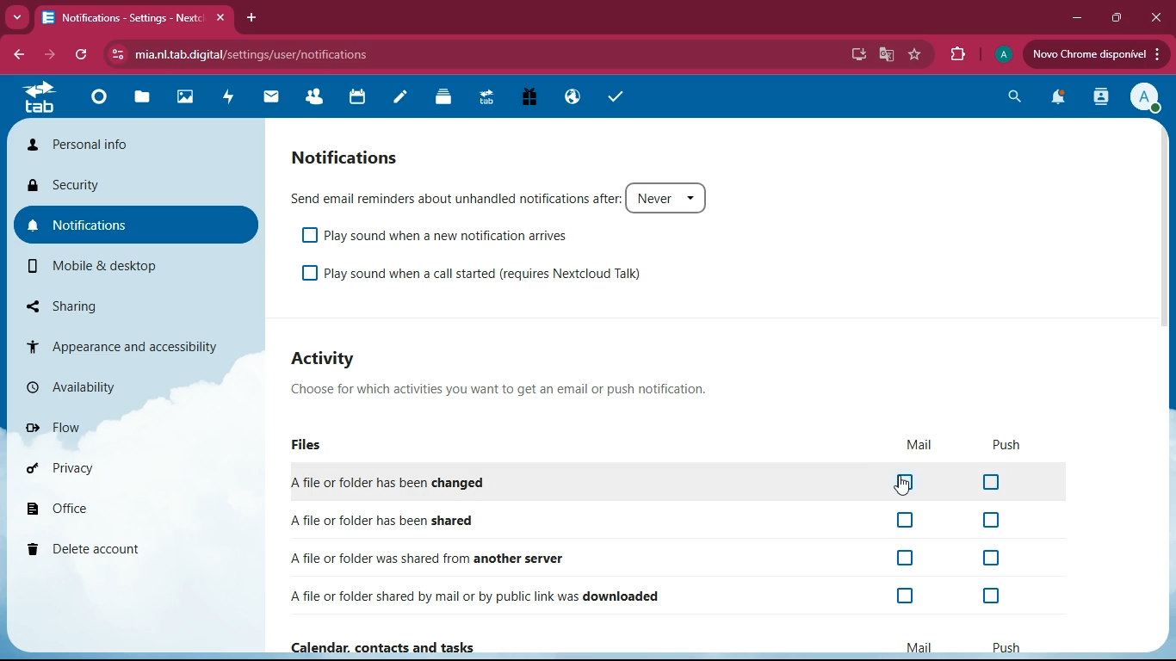 This screenshot has width=1176, height=661. I want to click on calendar, so click(357, 99).